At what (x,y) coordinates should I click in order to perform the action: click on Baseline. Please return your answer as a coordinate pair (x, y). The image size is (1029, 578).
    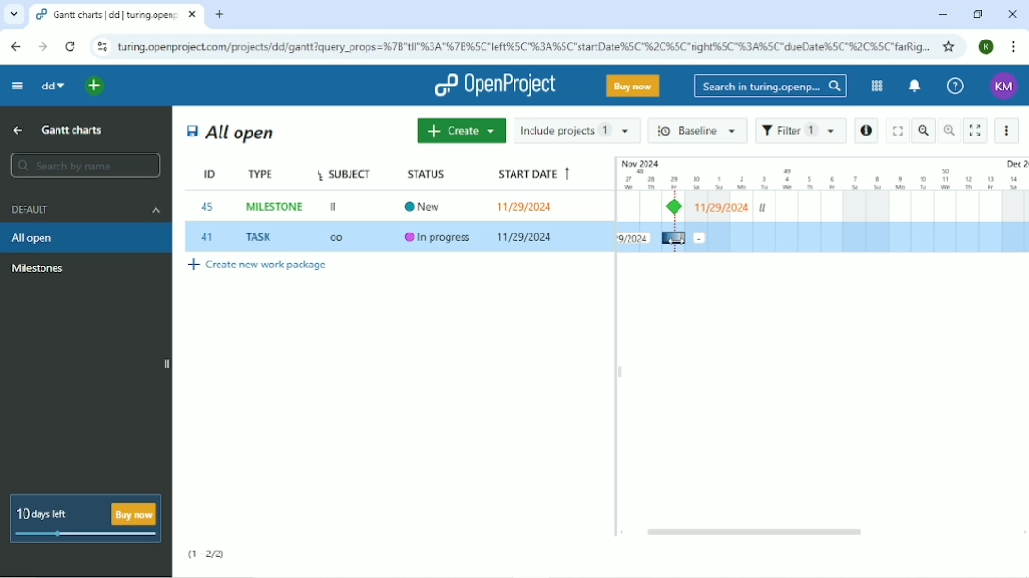
    Looking at the image, I should click on (698, 130).